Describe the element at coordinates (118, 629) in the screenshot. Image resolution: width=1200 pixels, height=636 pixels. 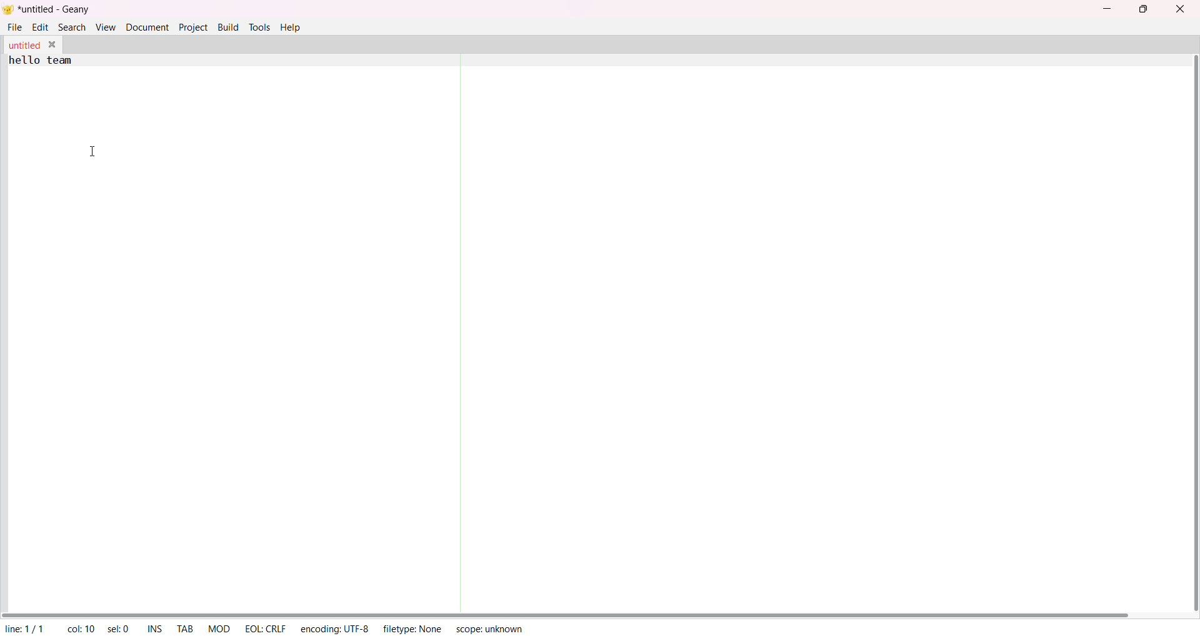
I see `sel: 0` at that location.